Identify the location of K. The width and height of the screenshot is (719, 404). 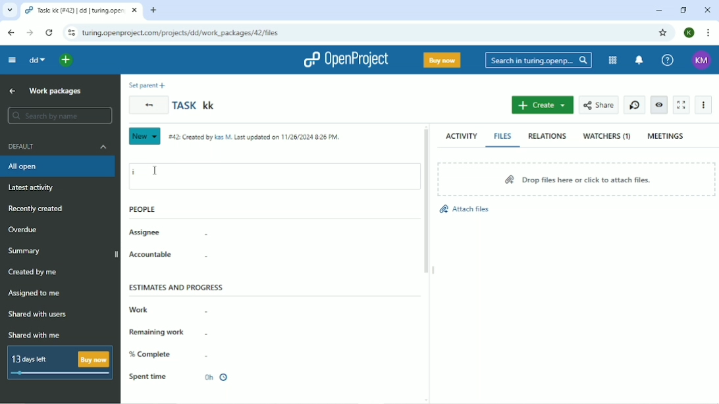
(689, 32).